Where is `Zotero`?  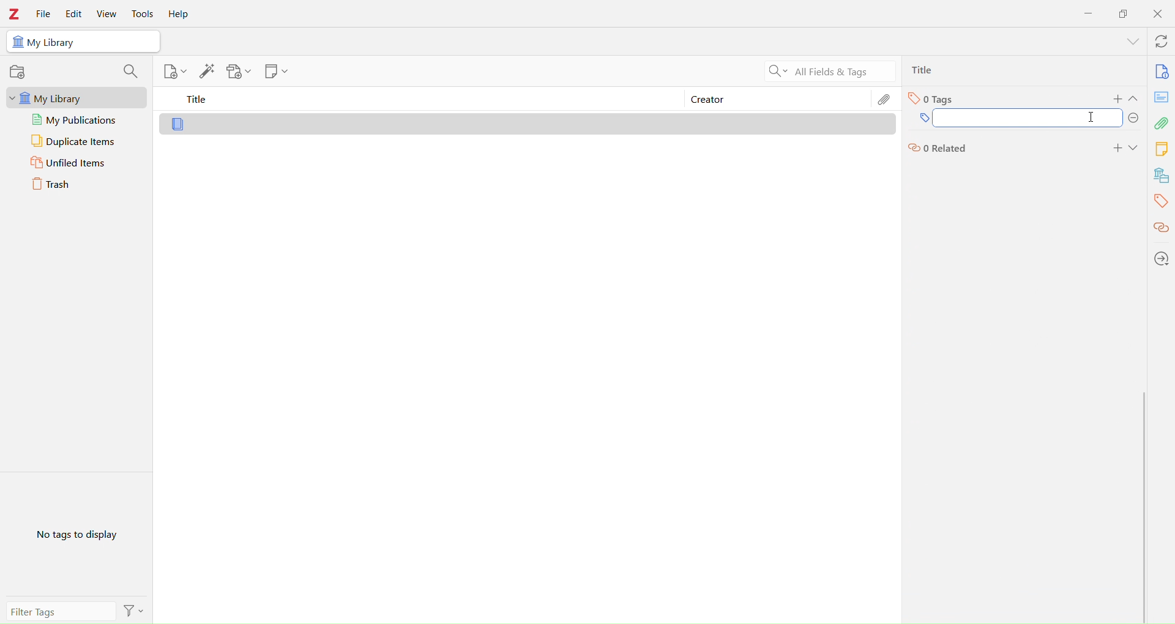
Zotero is located at coordinates (15, 14).